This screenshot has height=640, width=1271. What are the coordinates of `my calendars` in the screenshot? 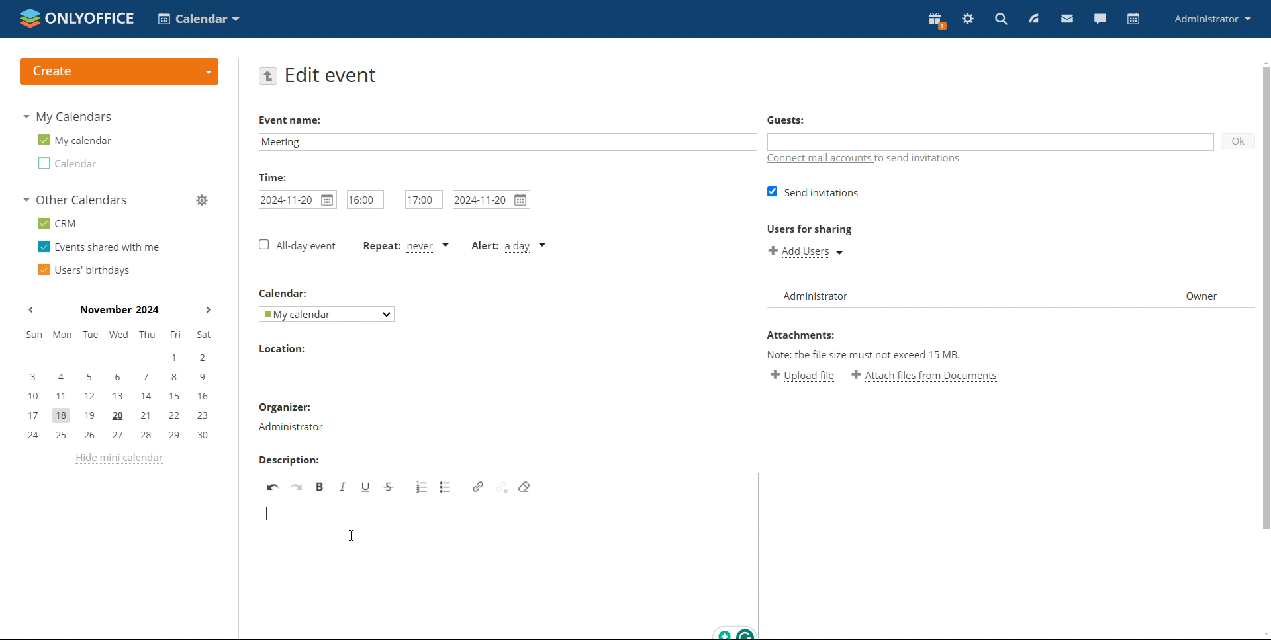 It's located at (68, 117).